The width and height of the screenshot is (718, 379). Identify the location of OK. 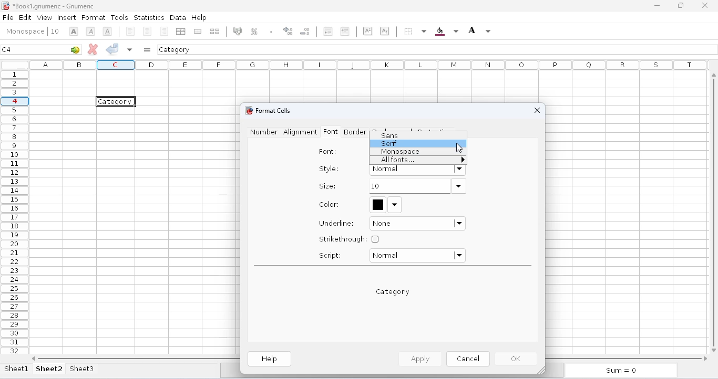
(517, 359).